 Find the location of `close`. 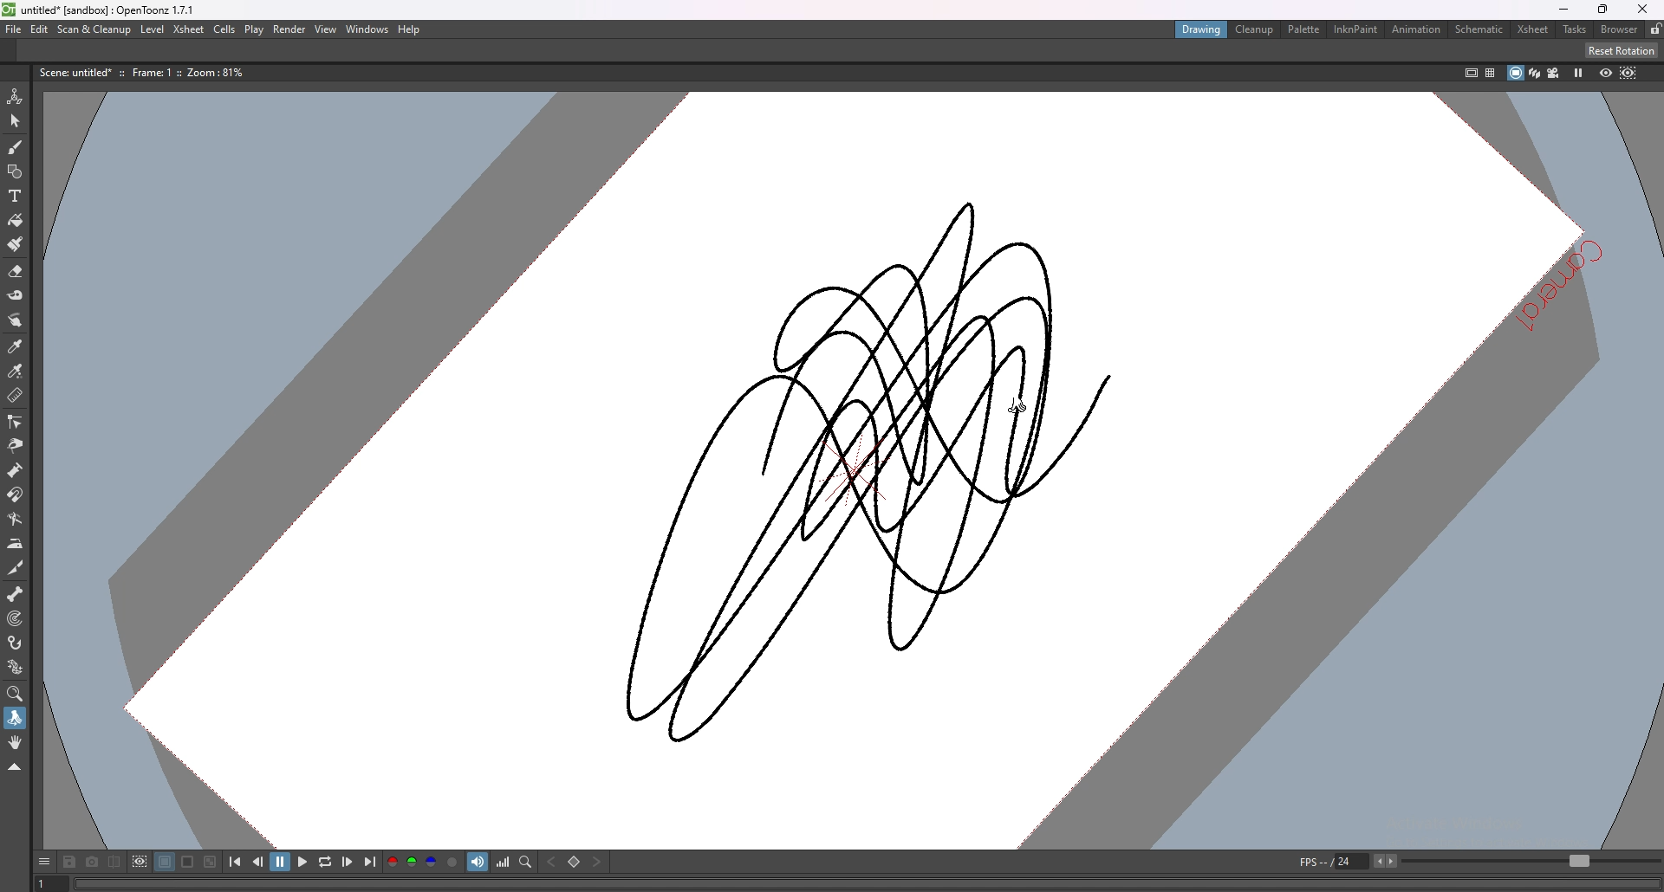

close is located at coordinates (1645, 9).